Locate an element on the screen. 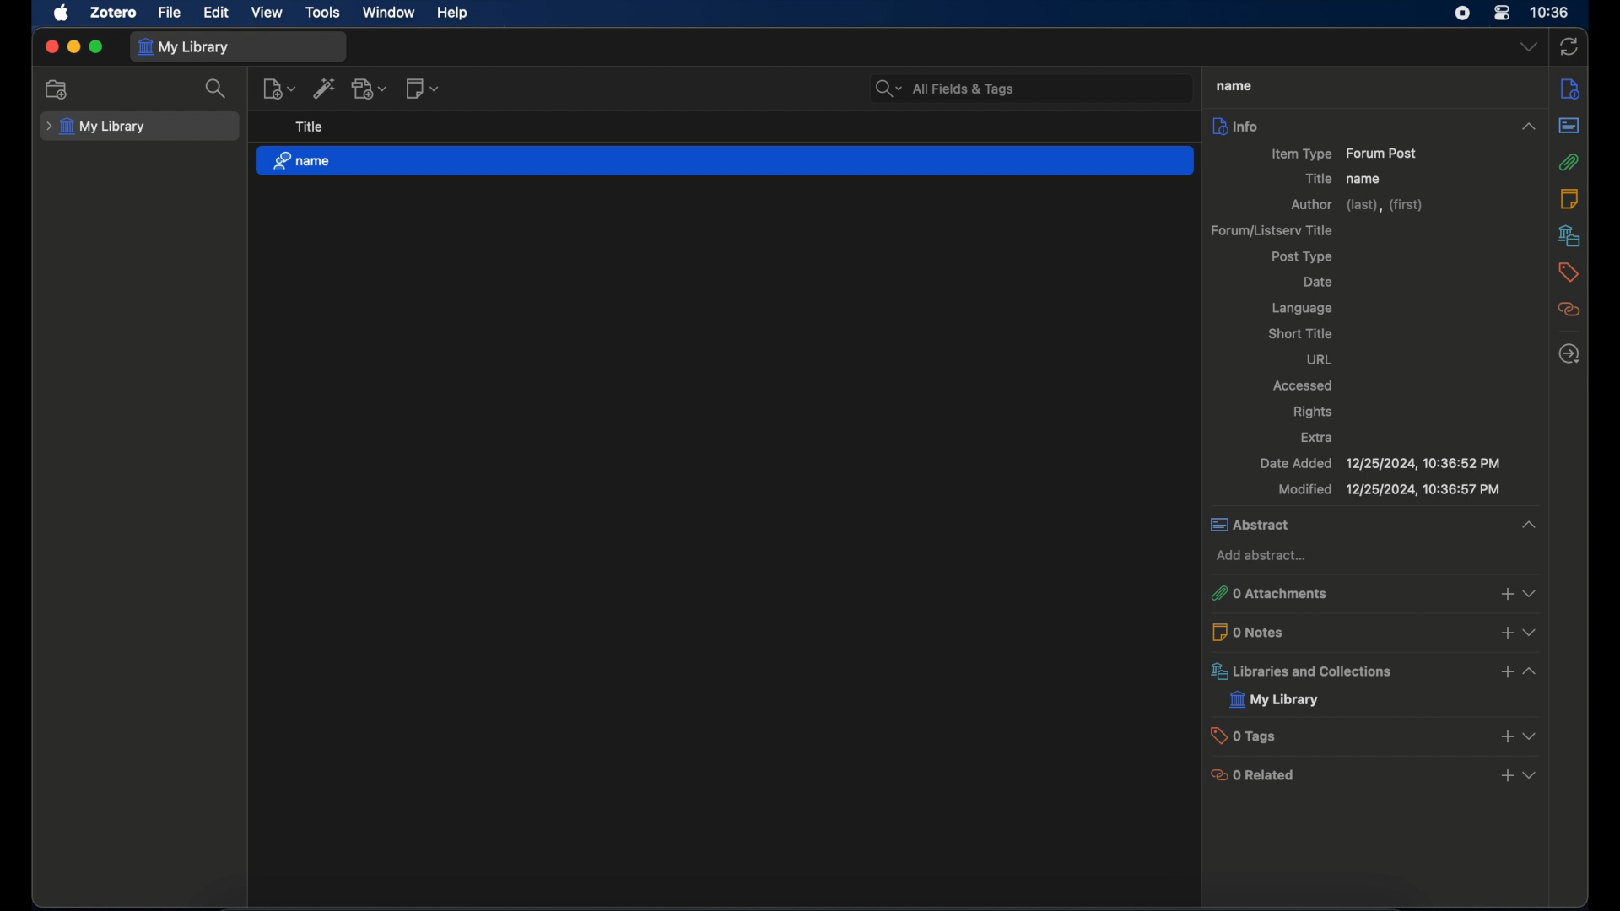 This screenshot has height=911, width=1620. add attachment is located at coordinates (370, 88).